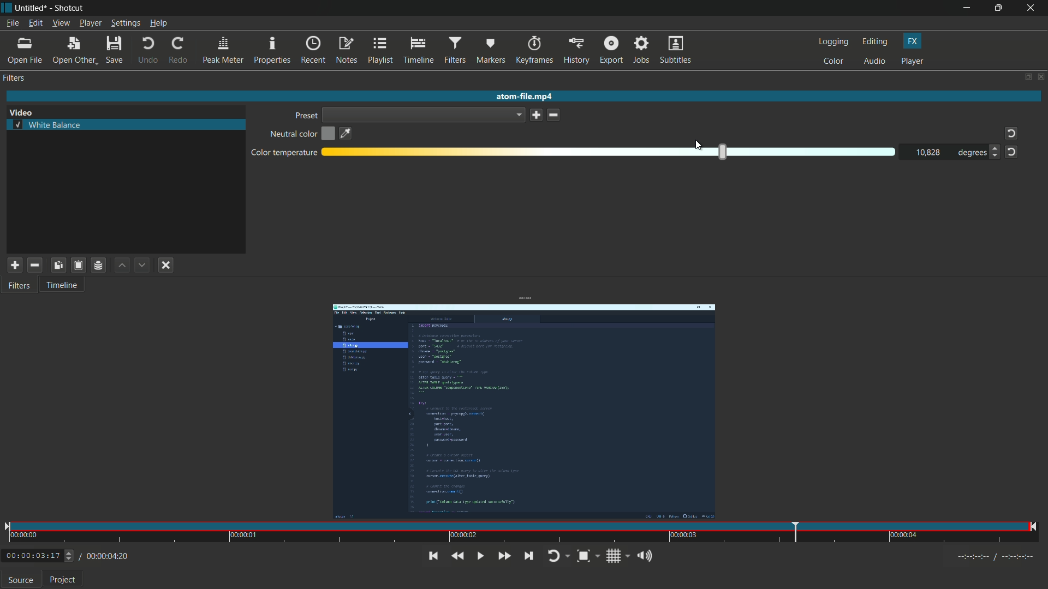 The height and width of the screenshot is (589, 1048). Describe the element at coordinates (928, 153) in the screenshot. I see `10828` at that location.